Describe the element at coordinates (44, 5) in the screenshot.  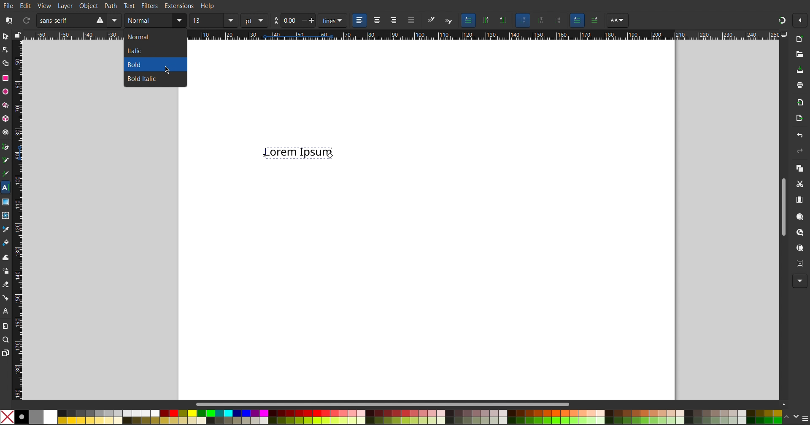
I see `View` at that location.